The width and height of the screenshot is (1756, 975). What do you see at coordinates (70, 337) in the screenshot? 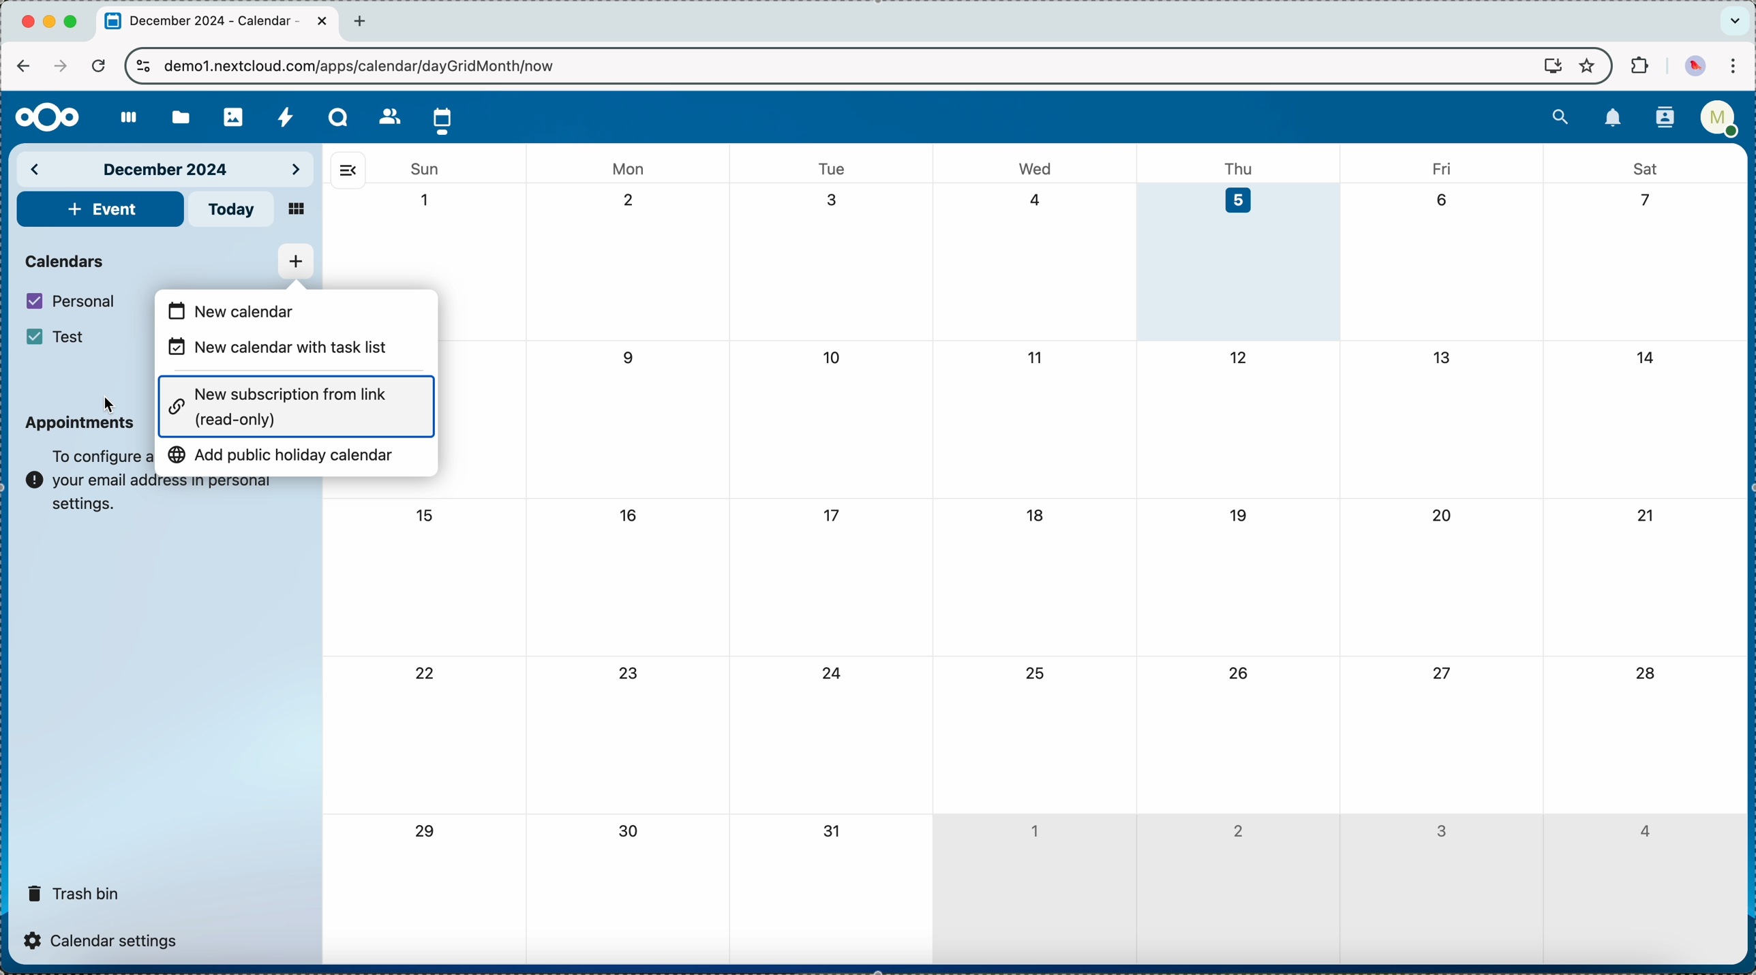
I see `Test calendar` at bounding box center [70, 337].